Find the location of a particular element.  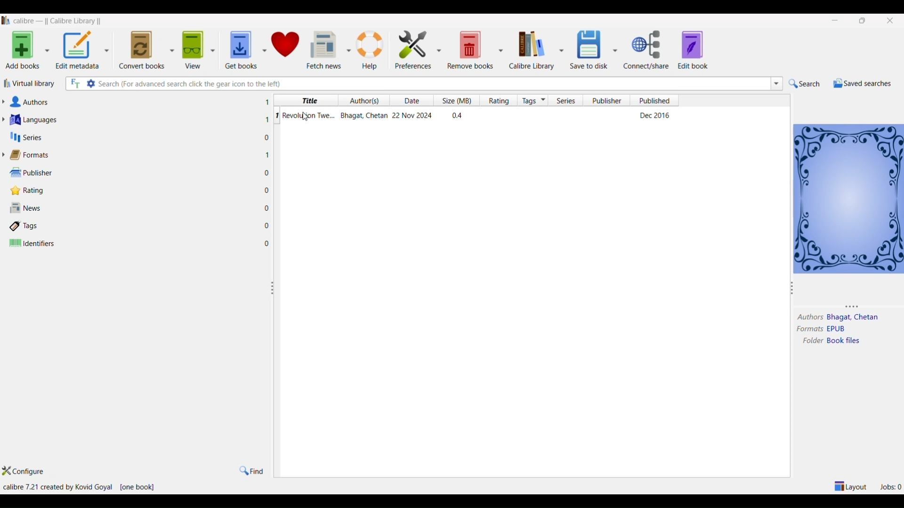

jobs is located at coordinates (890, 485).